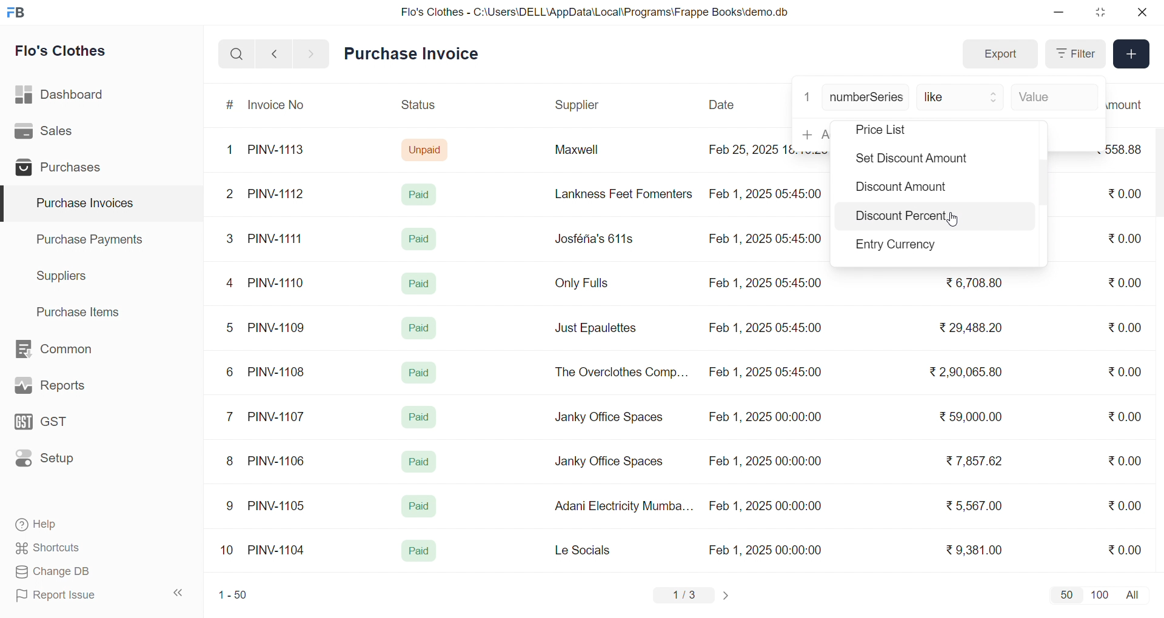 Image resolution: width=1164 pixels, height=618 pixels. What do you see at coordinates (75, 595) in the screenshot?
I see `Report Issue` at bounding box center [75, 595].